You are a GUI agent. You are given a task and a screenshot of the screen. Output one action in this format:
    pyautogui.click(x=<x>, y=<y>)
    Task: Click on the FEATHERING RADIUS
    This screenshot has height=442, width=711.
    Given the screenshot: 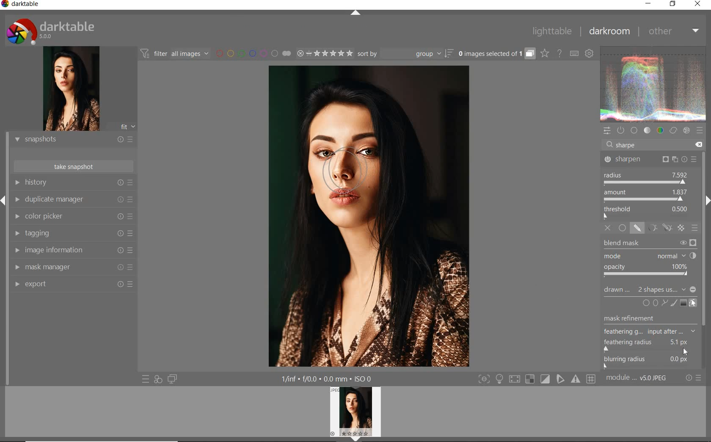 What is the action you would take?
    pyautogui.click(x=652, y=343)
    